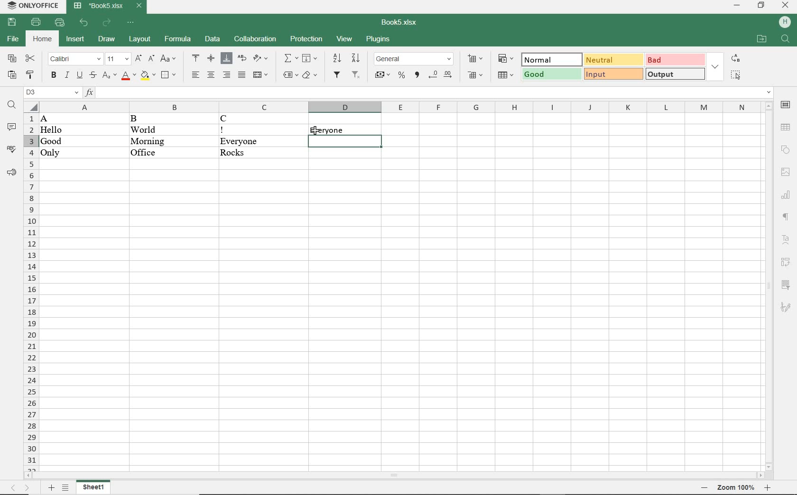 Image resolution: width=797 pixels, height=495 pixels. I want to click on chart, so click(787, 195).